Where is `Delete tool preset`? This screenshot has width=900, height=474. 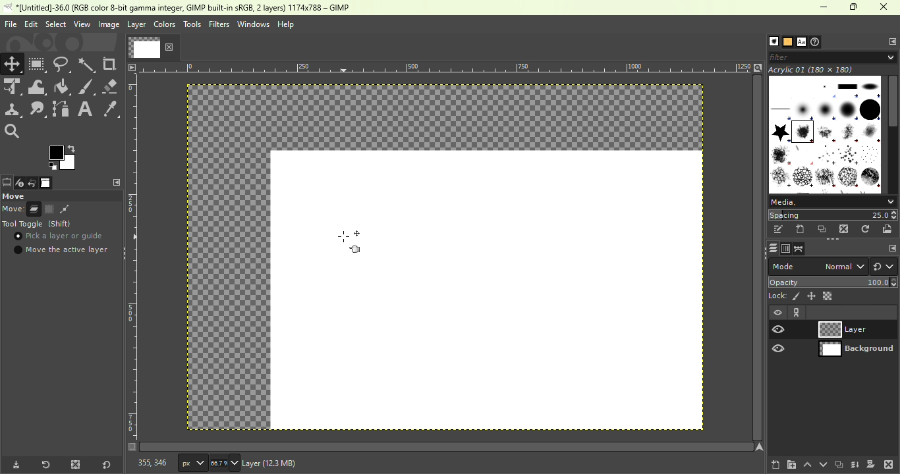 Delete tool preset is located at coordinates (75, 463).